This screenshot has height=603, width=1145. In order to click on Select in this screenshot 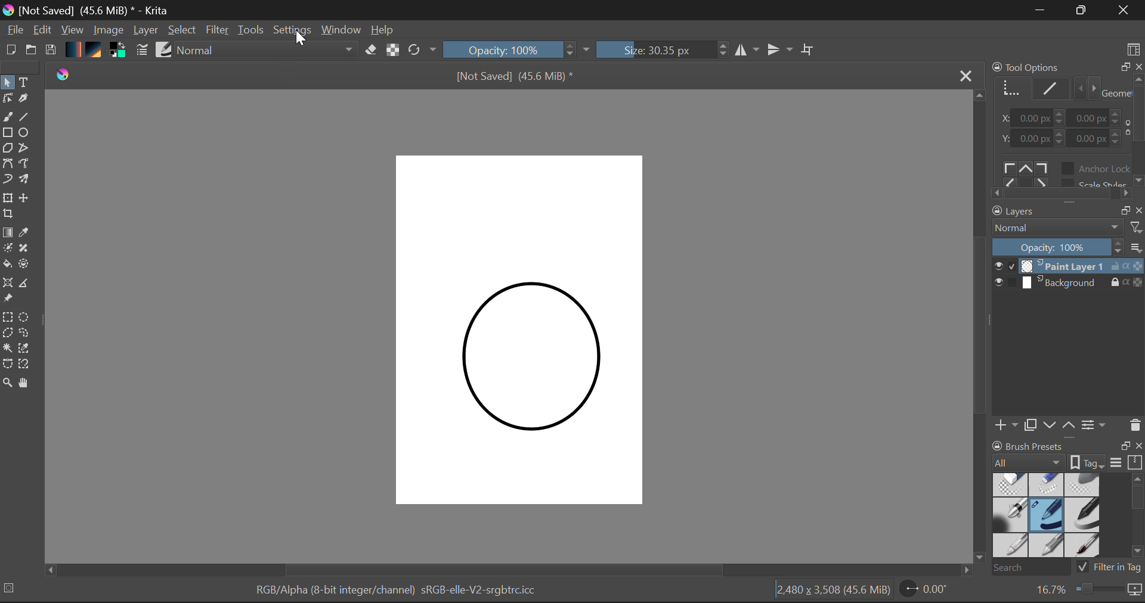, I will do `click(8, 83)`.